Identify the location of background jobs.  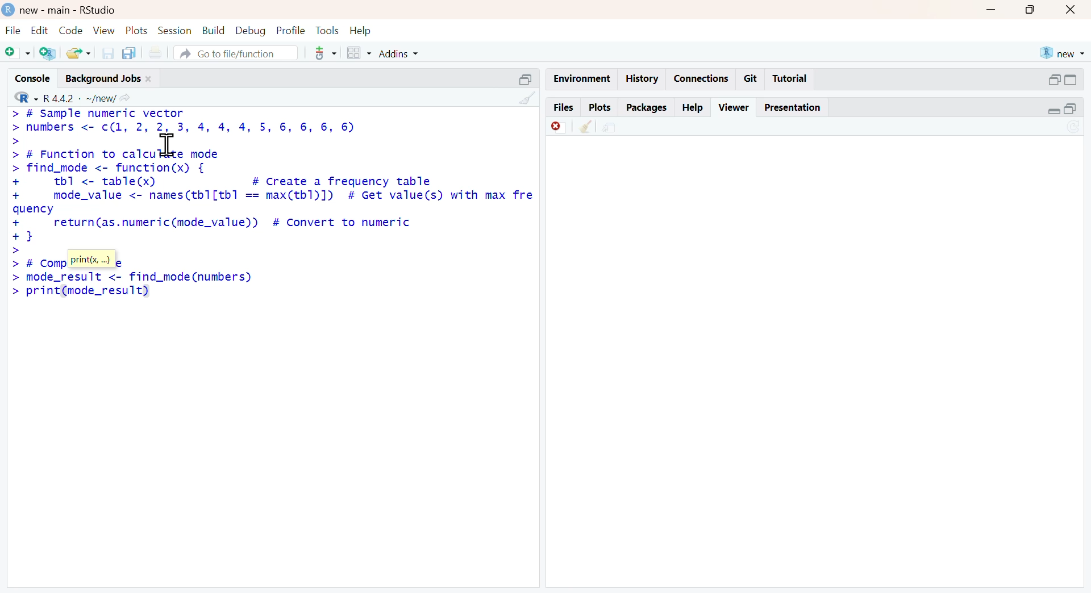
(104, 79).